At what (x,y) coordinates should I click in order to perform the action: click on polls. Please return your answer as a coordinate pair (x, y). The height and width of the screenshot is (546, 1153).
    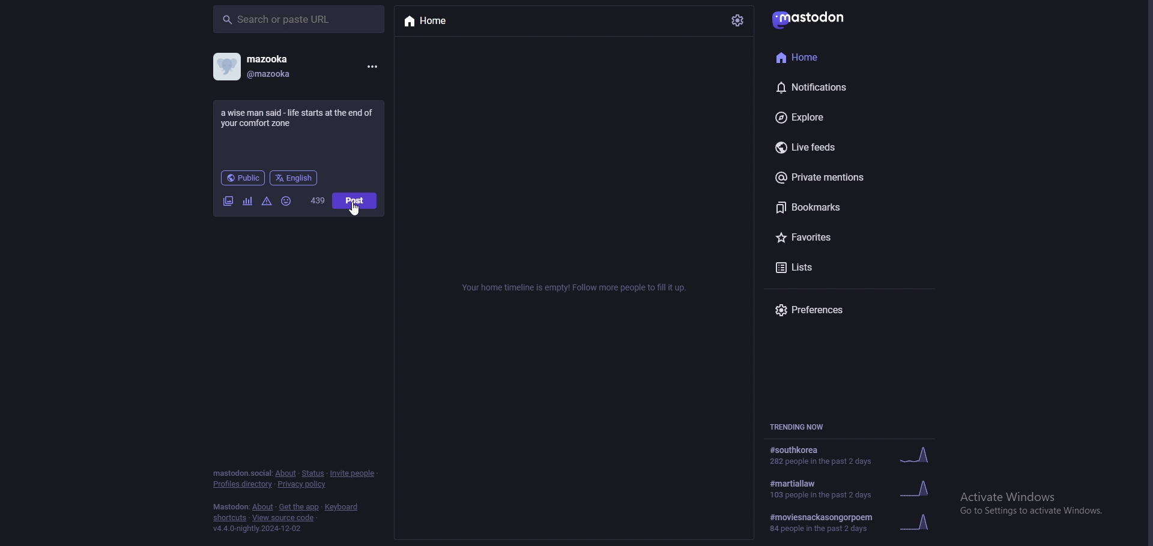
    Looking at the image, I should click on (247, 201).